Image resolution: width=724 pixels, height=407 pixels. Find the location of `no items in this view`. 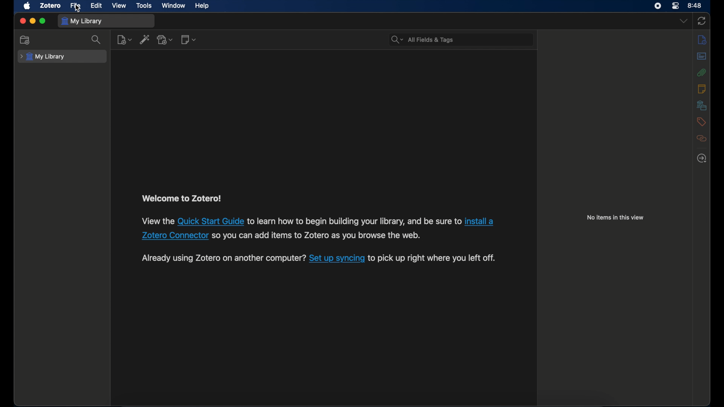

no items in this view is located at coordinates (615, 217).